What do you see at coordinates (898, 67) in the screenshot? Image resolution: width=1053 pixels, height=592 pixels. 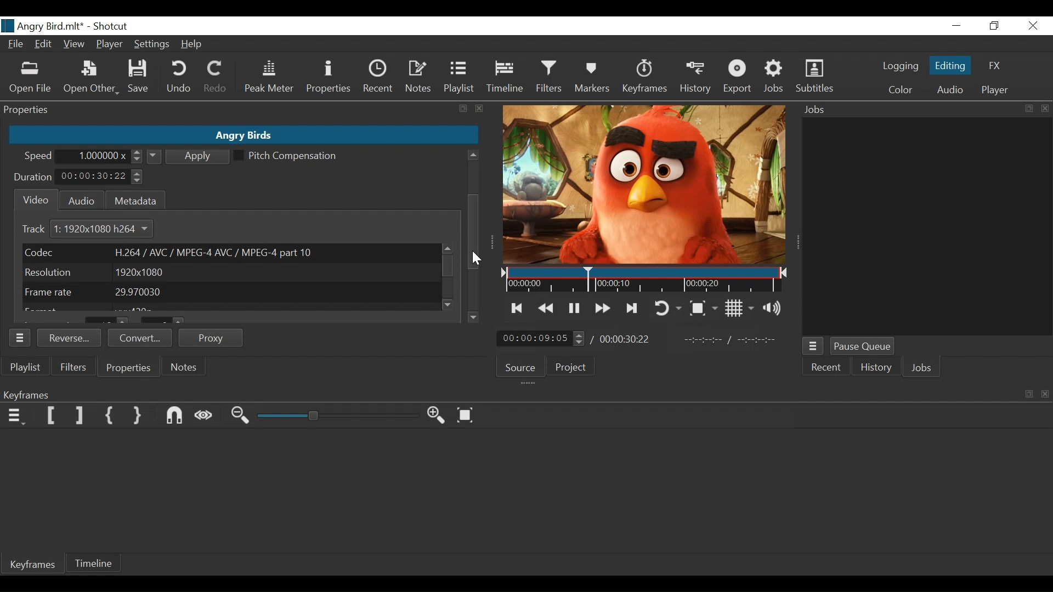 I see `logging` at bounding box center [898, 67].